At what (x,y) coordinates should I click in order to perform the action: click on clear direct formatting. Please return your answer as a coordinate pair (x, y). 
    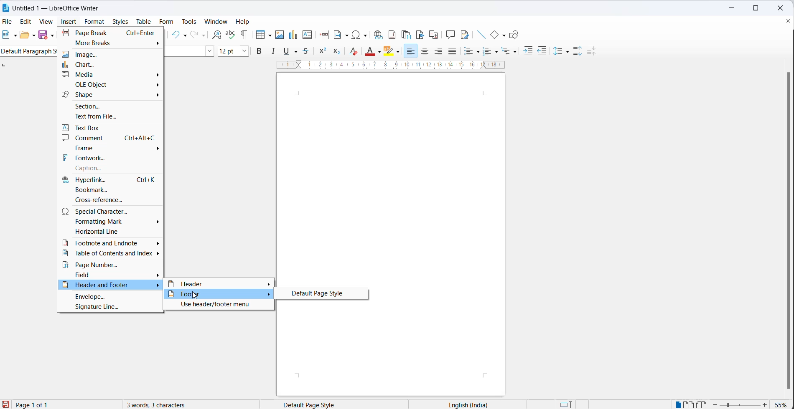
    Looking at the image, I should click on (355, 52).